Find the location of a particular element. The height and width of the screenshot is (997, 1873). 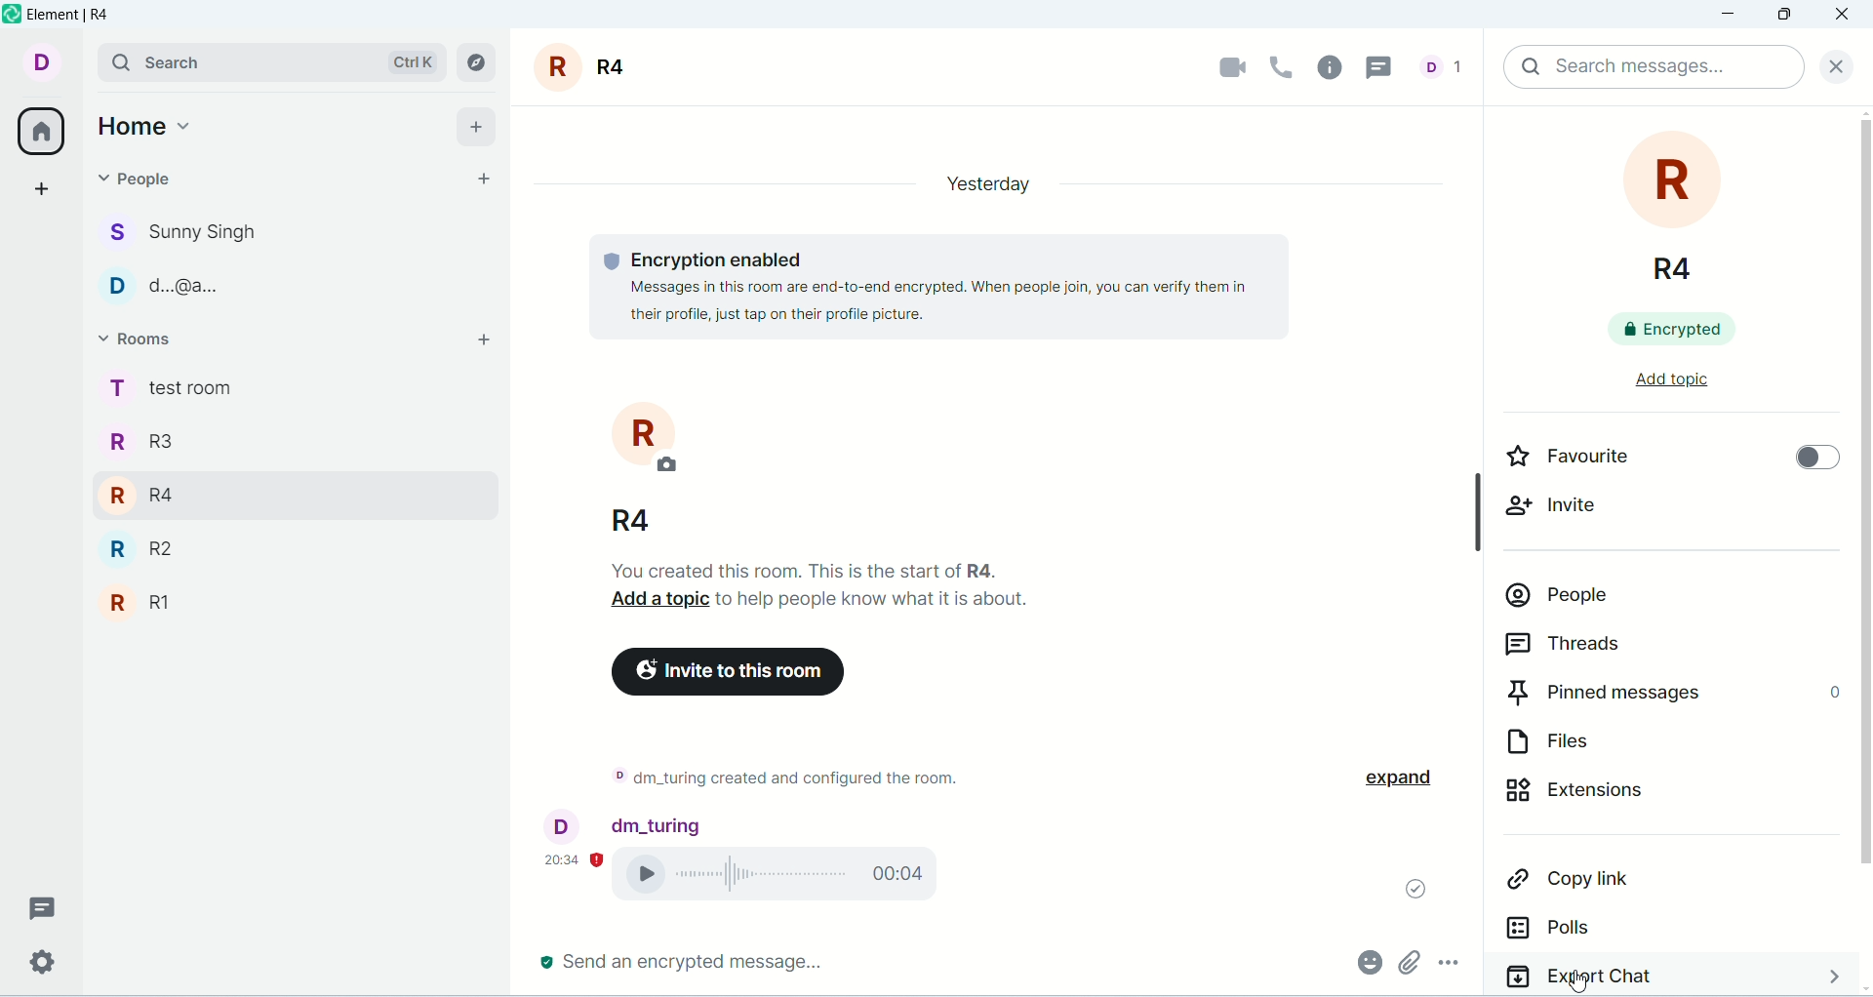

polls is located at coordinates (1612, 931).